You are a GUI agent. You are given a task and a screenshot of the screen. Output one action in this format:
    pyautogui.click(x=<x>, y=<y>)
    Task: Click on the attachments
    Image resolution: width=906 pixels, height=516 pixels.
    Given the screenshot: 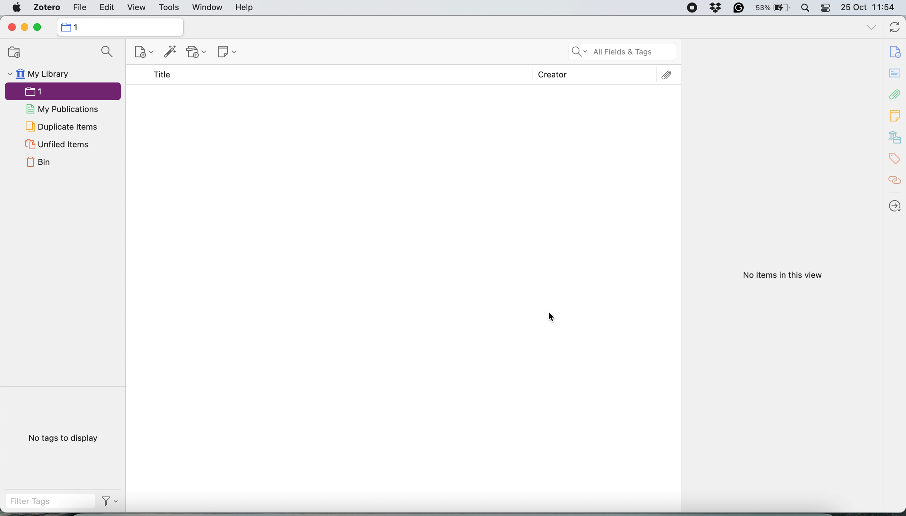 What is the action you would take?
    pyautogui.click(x=895, y=95)
    